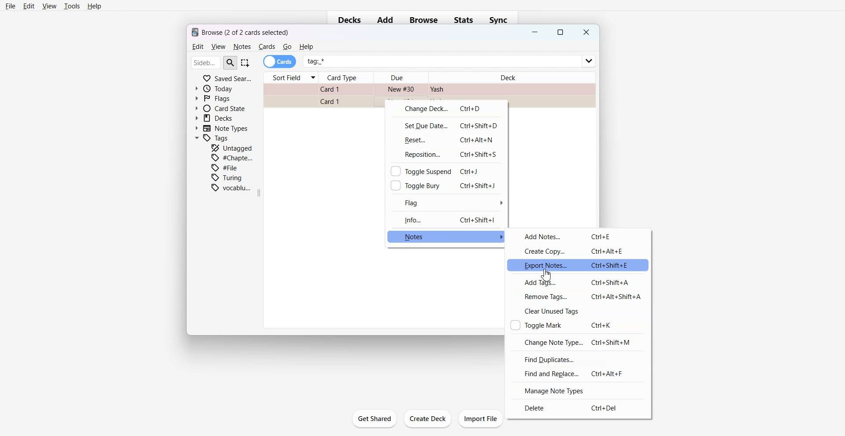  I want to click on Set Due date, so click(446, 125).